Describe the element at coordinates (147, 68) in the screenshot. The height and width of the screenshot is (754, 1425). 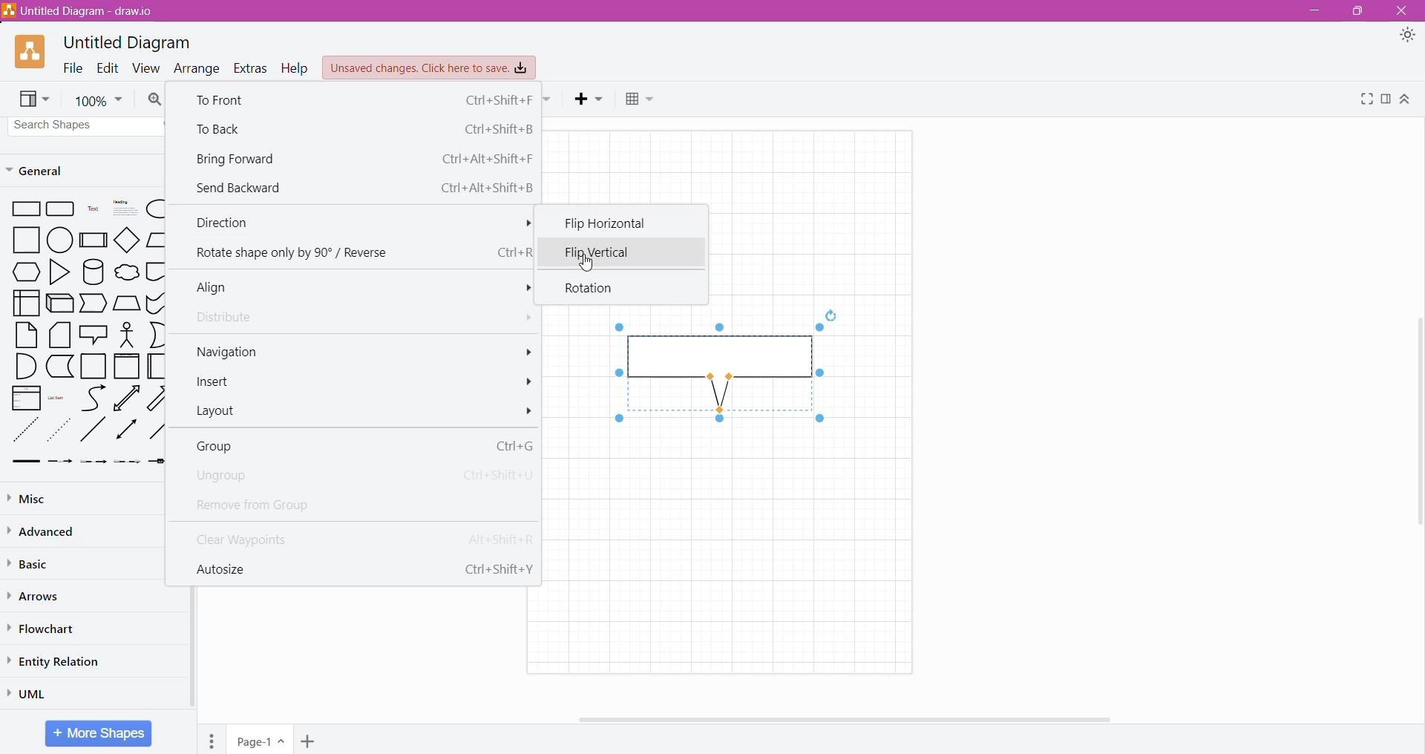
I see `View` at that location.